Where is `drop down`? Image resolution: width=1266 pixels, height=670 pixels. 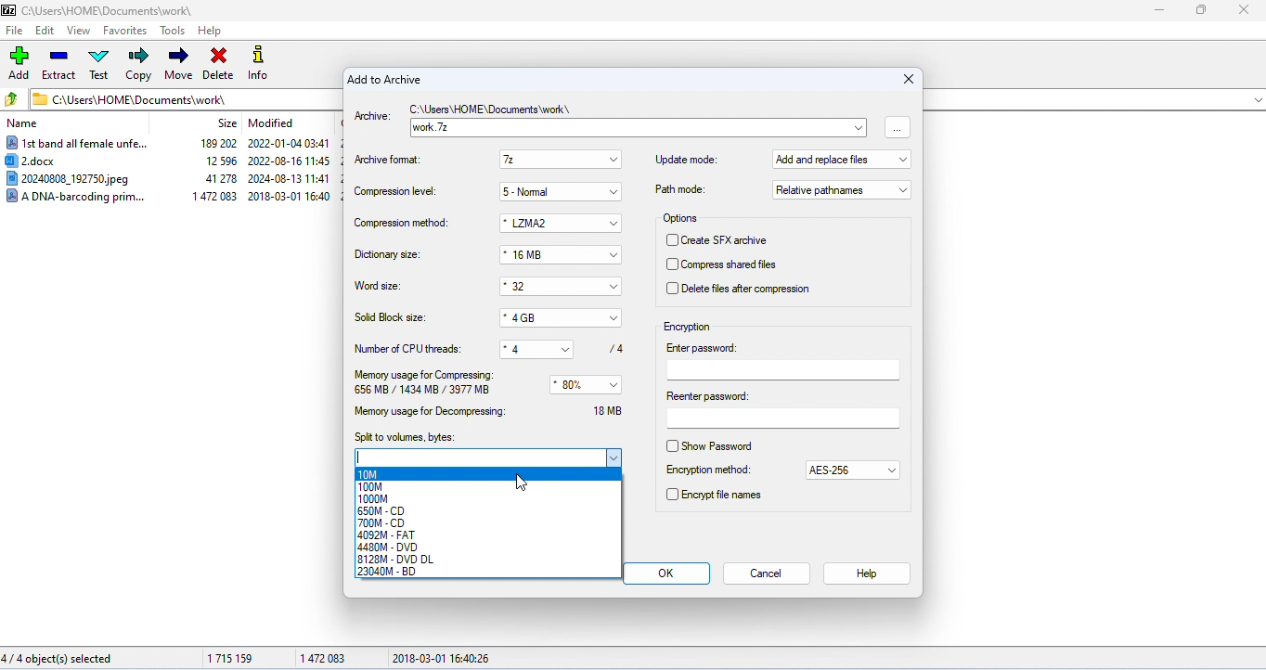
drop down is located at coordinates (859, 126).